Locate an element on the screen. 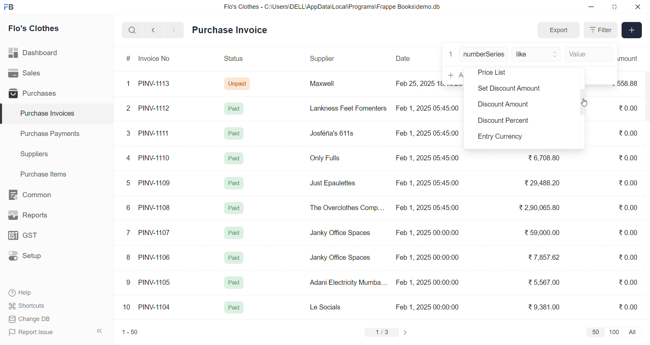  3 is located at coordinates (128, 133).